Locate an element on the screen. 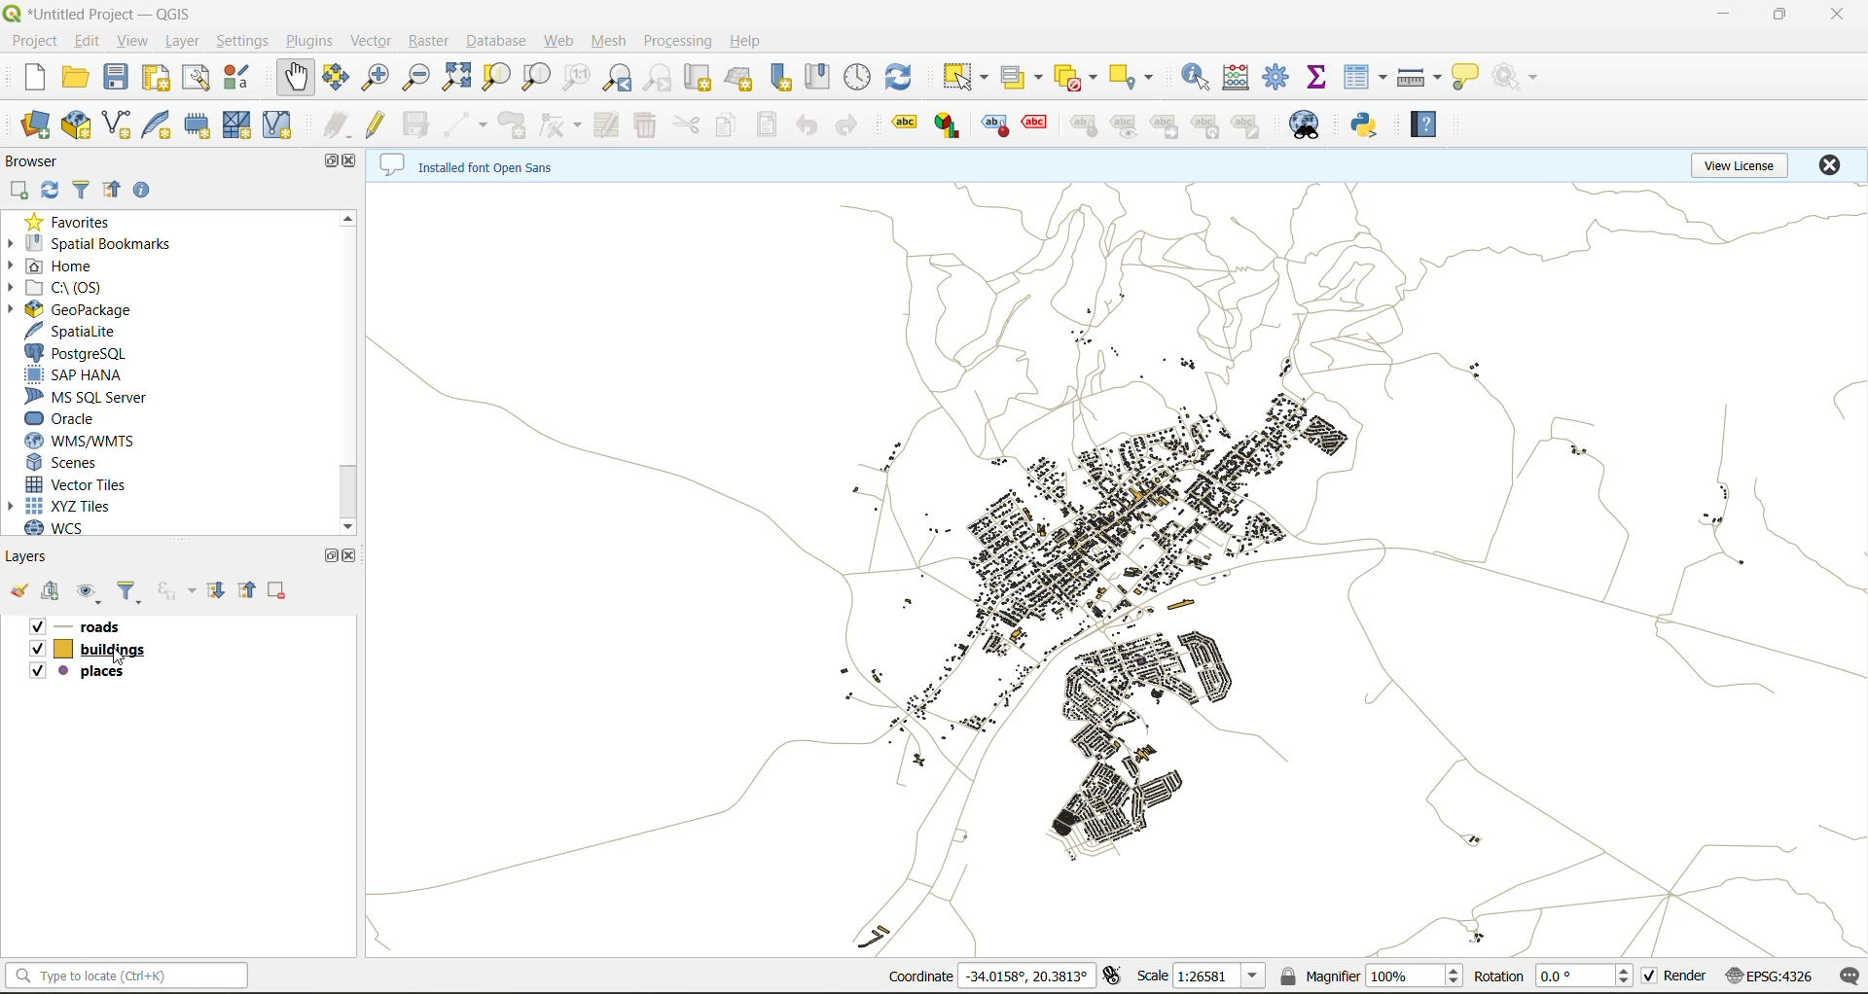 The height and width of the screenshot is (994, 1868). settings is located at coordinates (243, 41).